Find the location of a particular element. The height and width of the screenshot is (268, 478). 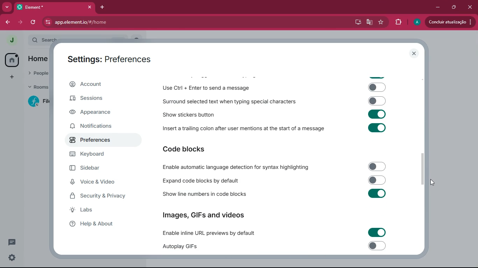

back is located at coordinates (8, 22).